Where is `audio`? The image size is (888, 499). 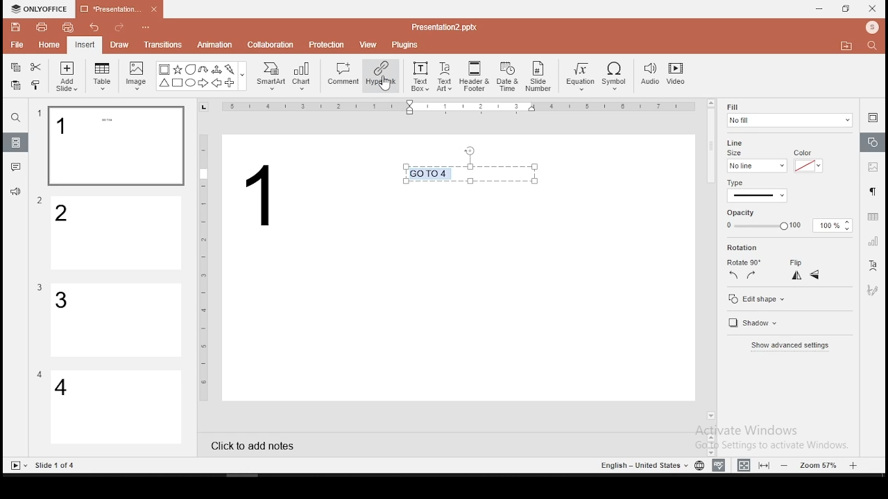
audio is located at coordinates (650, 75).